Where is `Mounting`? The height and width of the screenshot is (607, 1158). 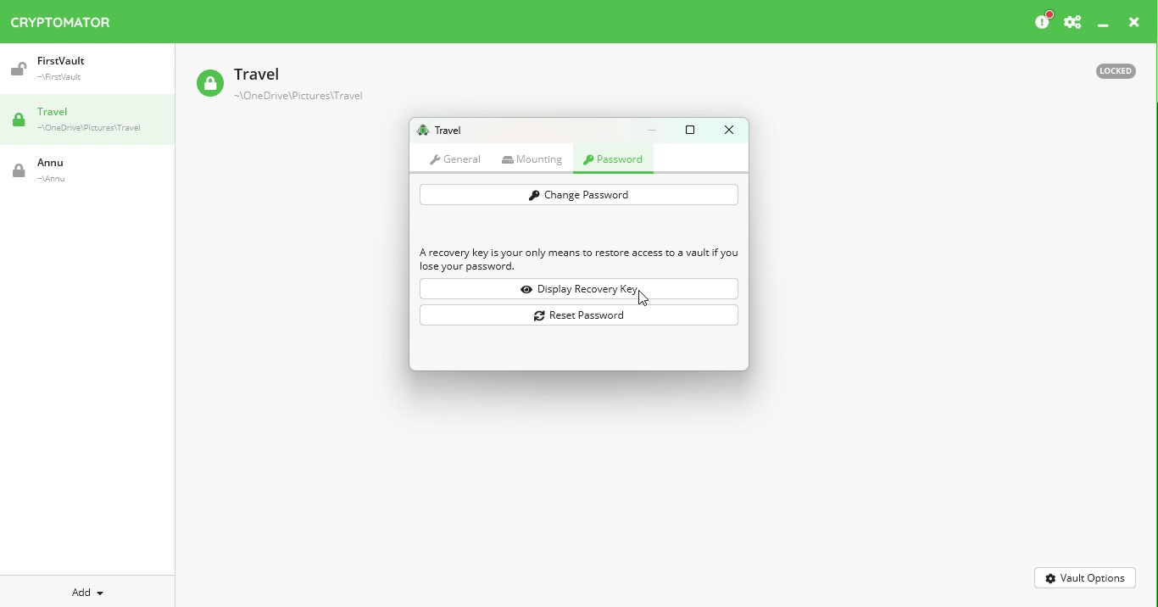 Mounting is located at coordinates (536, 159).